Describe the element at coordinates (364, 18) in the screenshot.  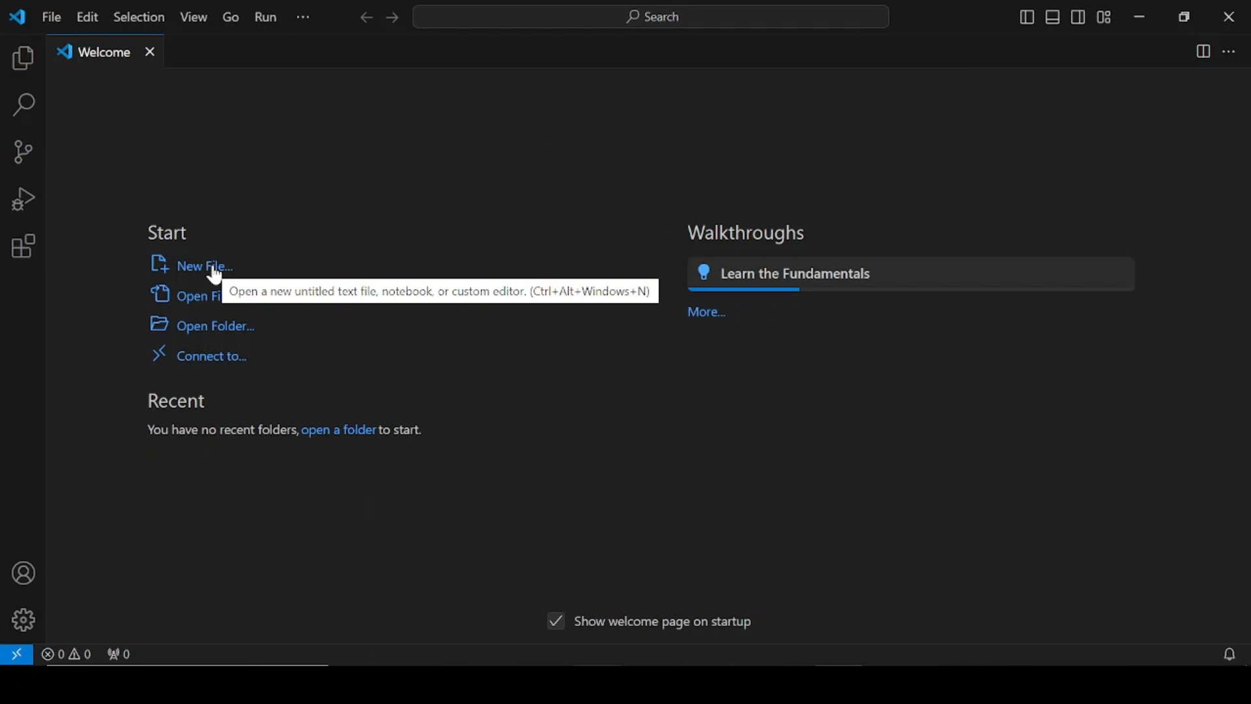
I see `previous` at that location.